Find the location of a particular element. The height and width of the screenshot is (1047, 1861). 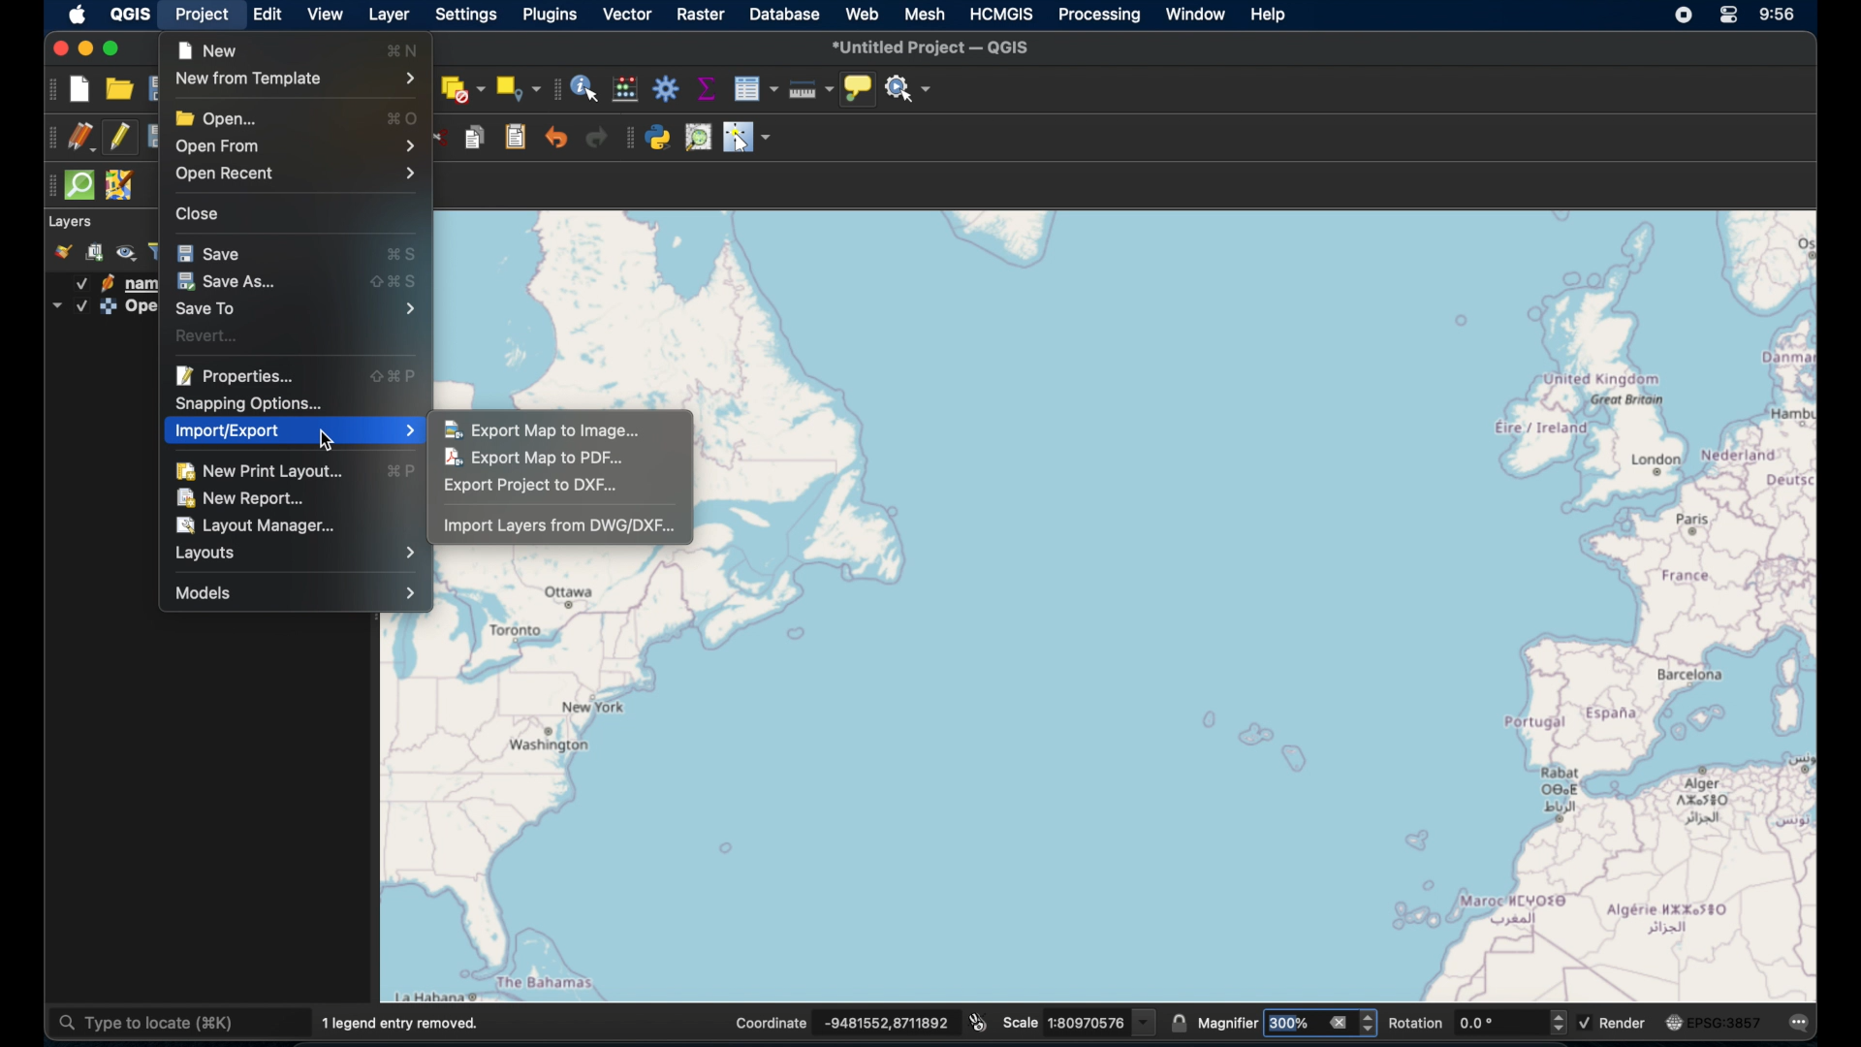

scale is located at coordinates (1081, 1021).